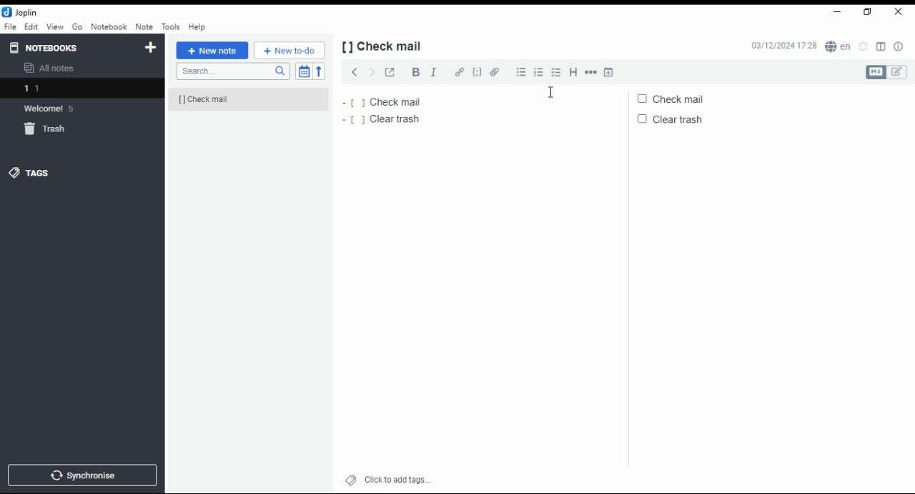 The image size is (915, 494). What do you see at coordinates (56, 27) in the screenshot?
I see `view` at bounding box center [56, 27].